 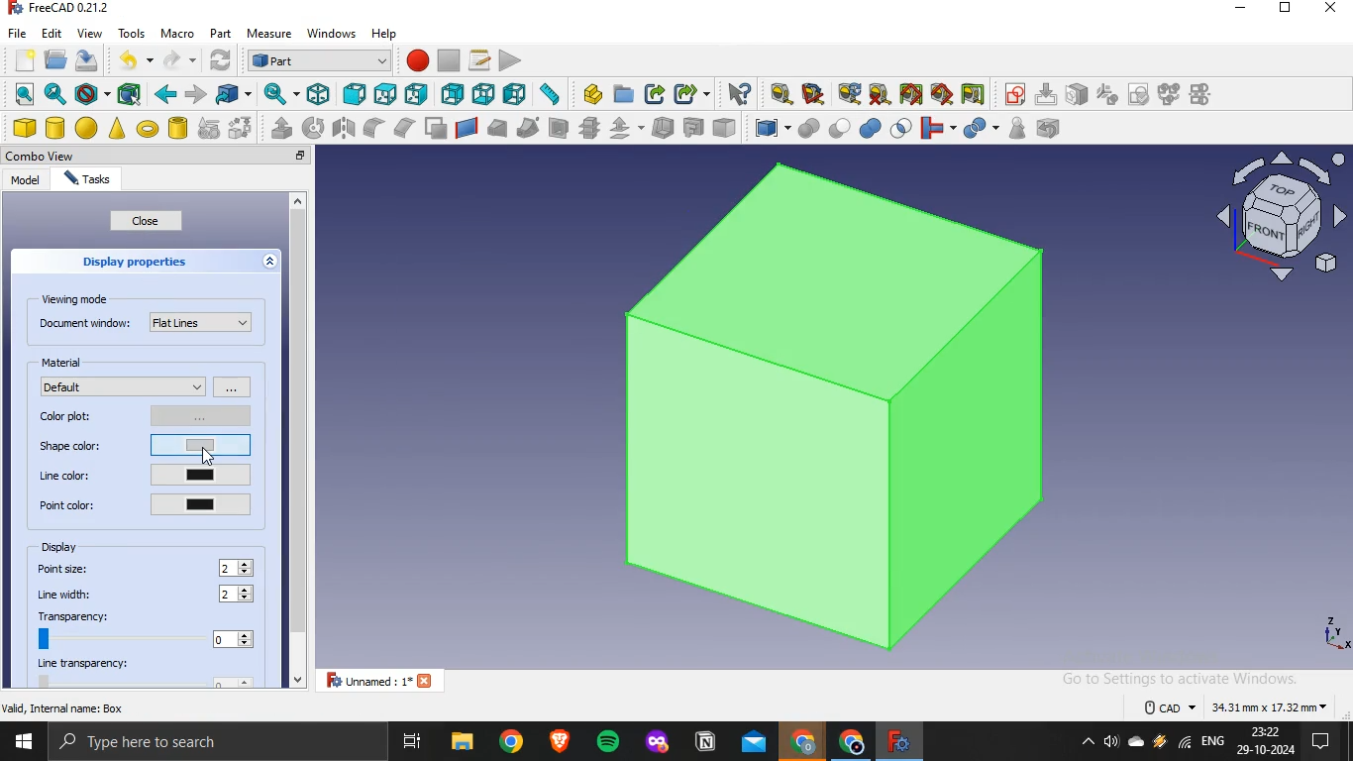 I want to click on brave, so click(x=560, y=740).